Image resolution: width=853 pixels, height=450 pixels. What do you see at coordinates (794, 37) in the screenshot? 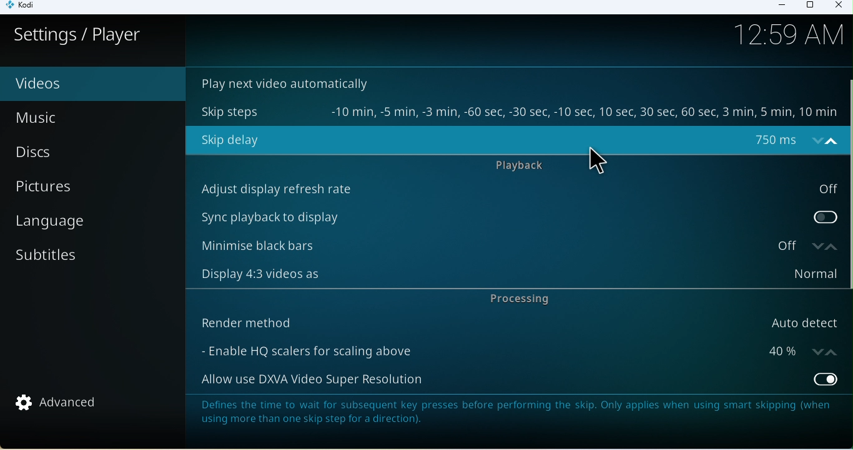
I see `12.59 Am` at bounding box center [794, 37].